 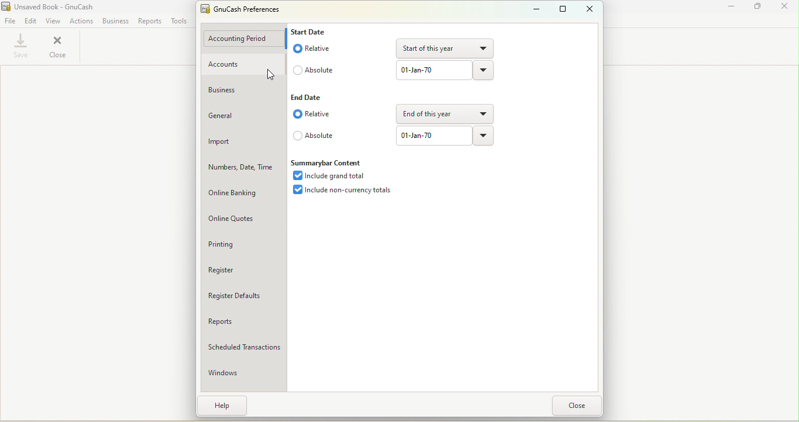 I want to click on General, so click(x=245, y=113).